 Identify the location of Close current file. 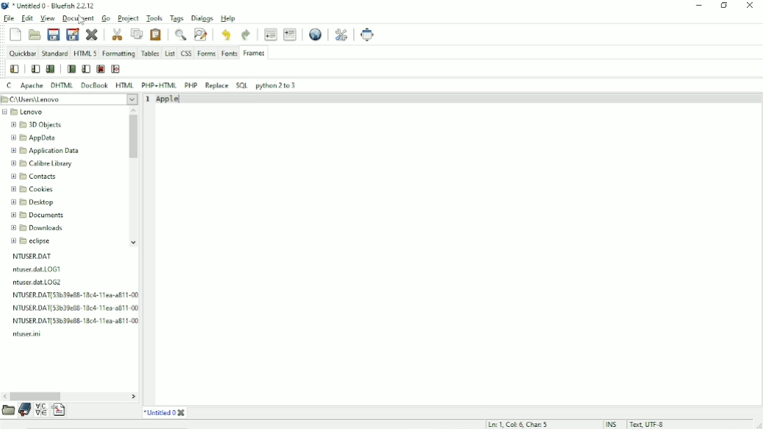
(92, 34).